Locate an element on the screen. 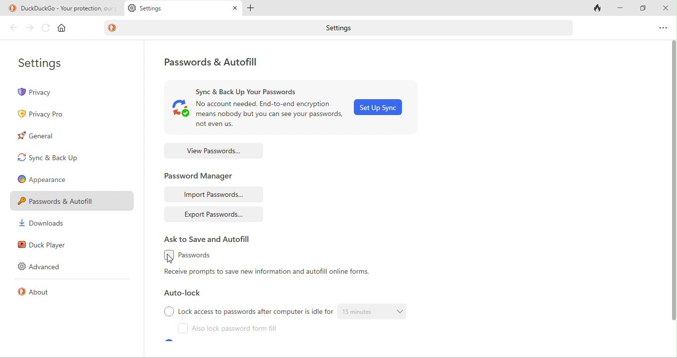 The height and width of the screenshot is (358, 677). vertical scroll bar is located at coordinates (673, 183).